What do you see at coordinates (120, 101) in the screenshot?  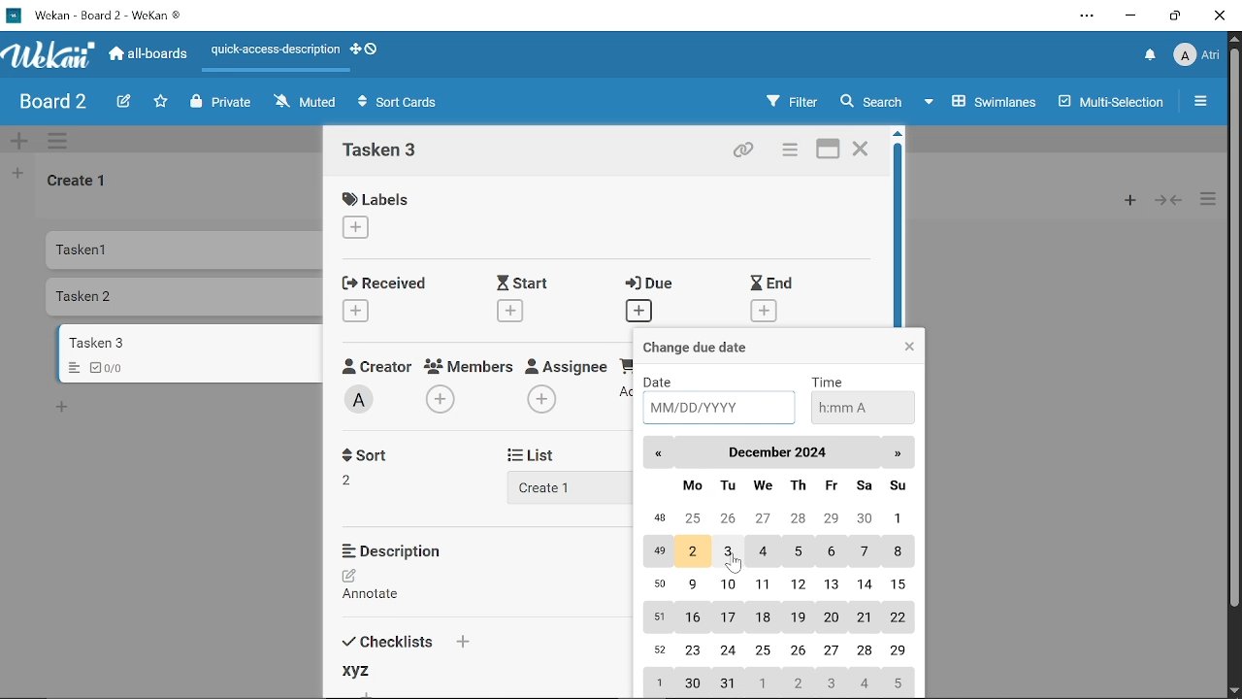 I see `Edit` at bounding box center [120, 101].